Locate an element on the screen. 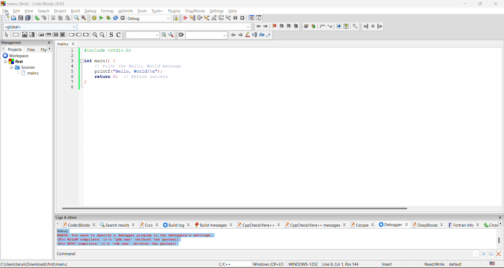  next is located at coordinates (240, 35).